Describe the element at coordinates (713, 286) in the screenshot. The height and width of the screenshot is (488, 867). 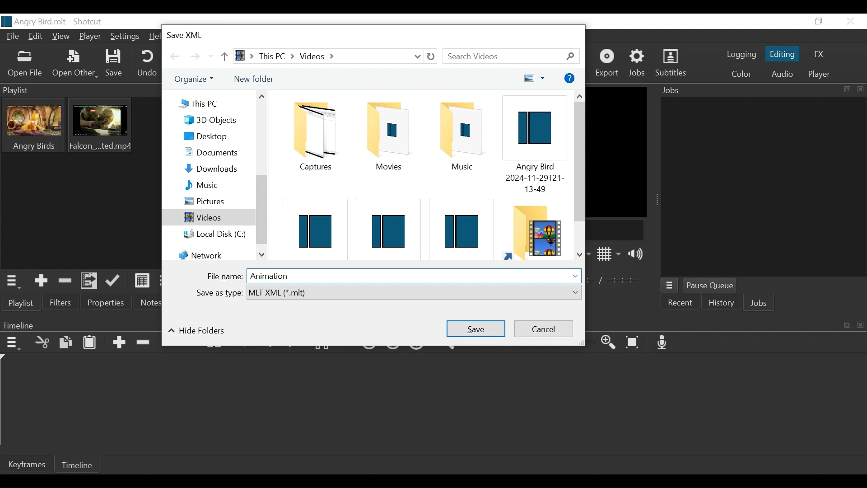
I see `Pause Queue` at that location.